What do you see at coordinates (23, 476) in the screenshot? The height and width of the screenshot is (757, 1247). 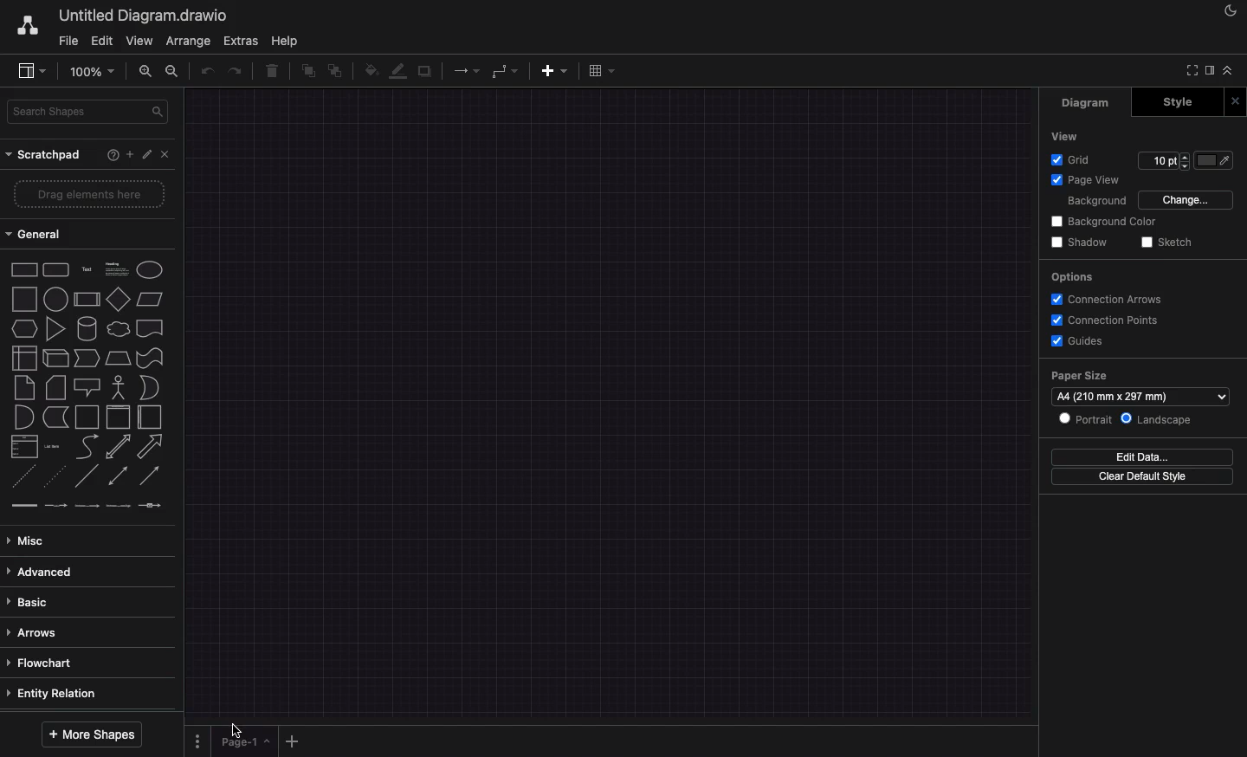 I see `dashed line` at bounding box center [23, 476].